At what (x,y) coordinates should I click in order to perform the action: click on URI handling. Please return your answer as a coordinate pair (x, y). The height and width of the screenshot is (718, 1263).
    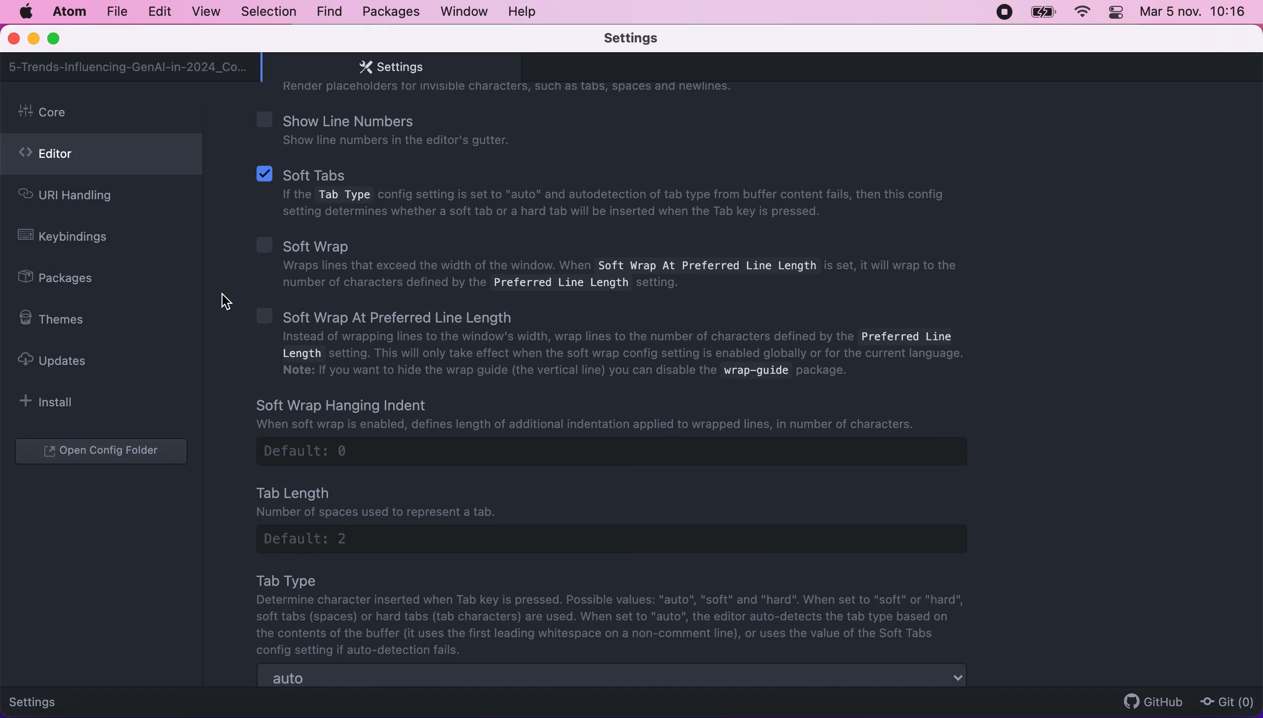
    Looking at the image, I should click on (83, 198).